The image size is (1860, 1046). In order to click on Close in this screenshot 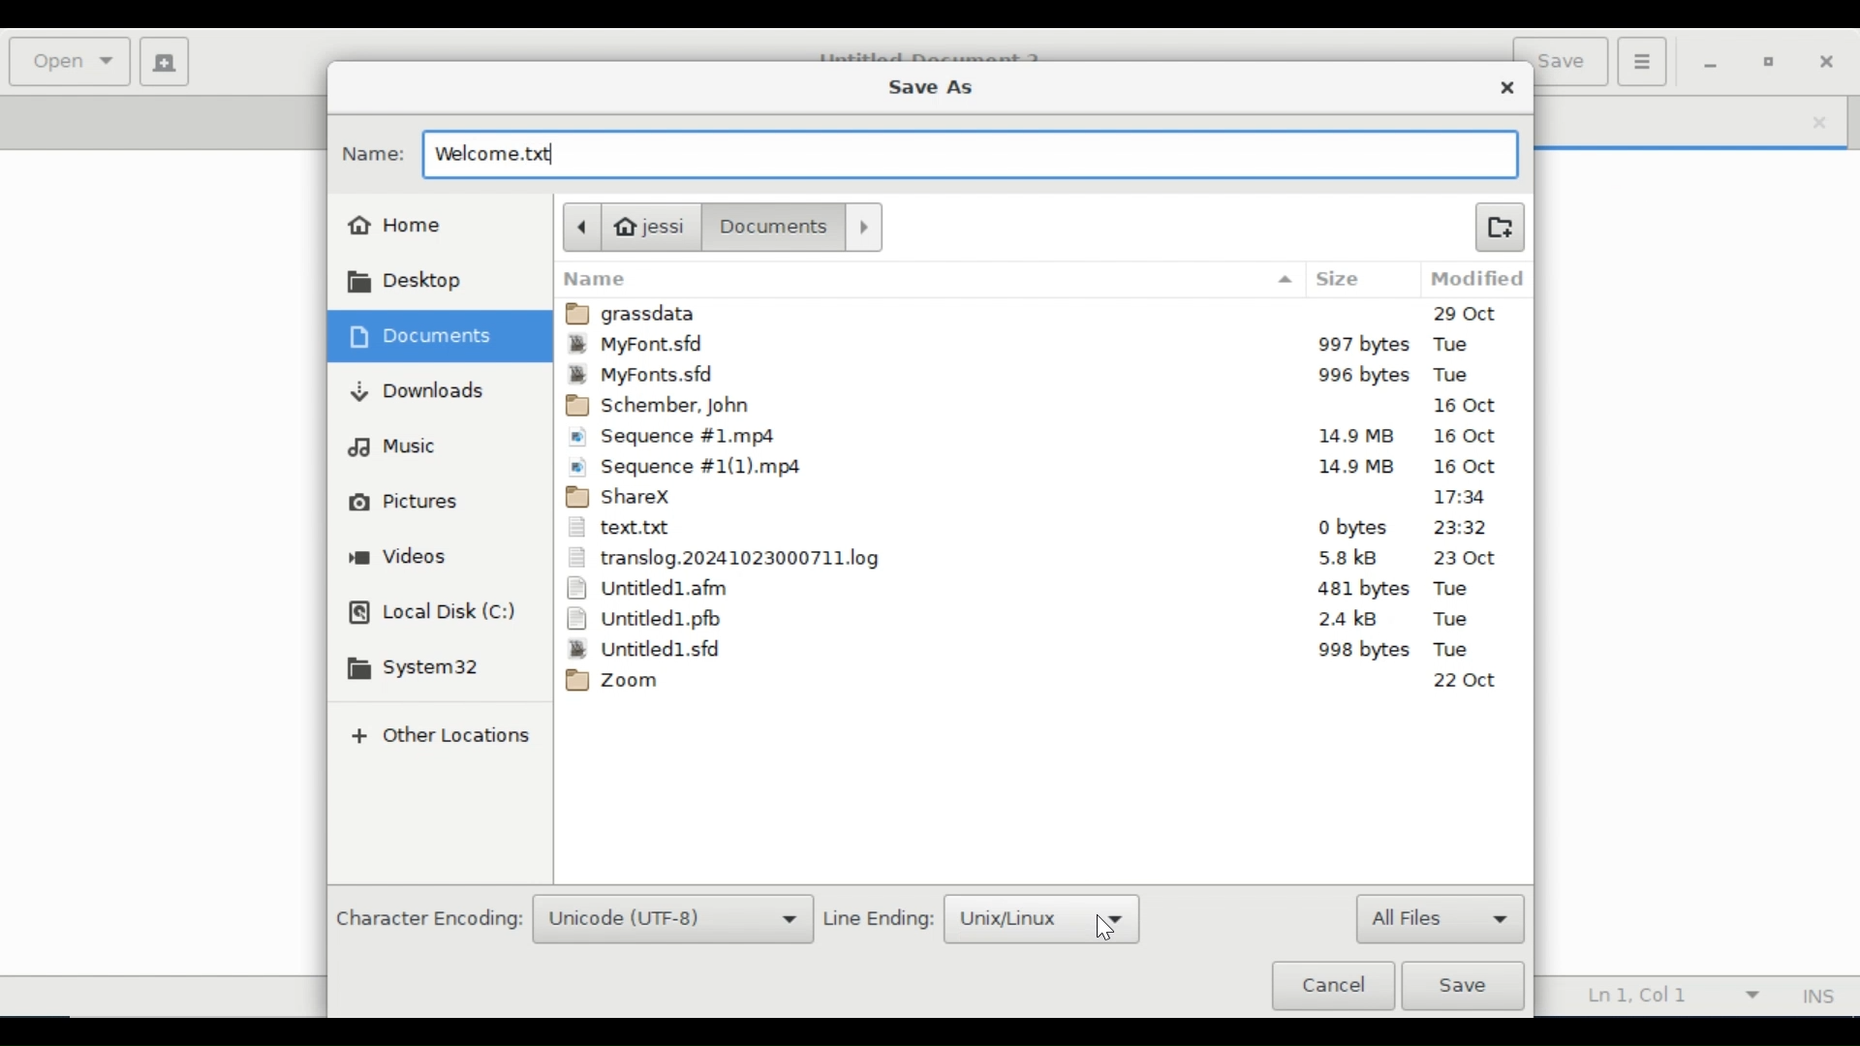, I will do `click(1832, 61)`.